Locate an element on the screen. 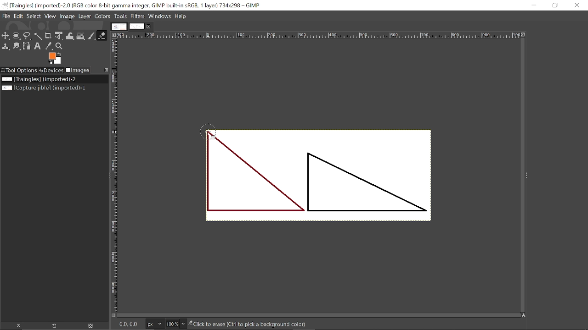 This screenshot has width=588, height=330. Horizontal label is located at coordinates (320, 36).